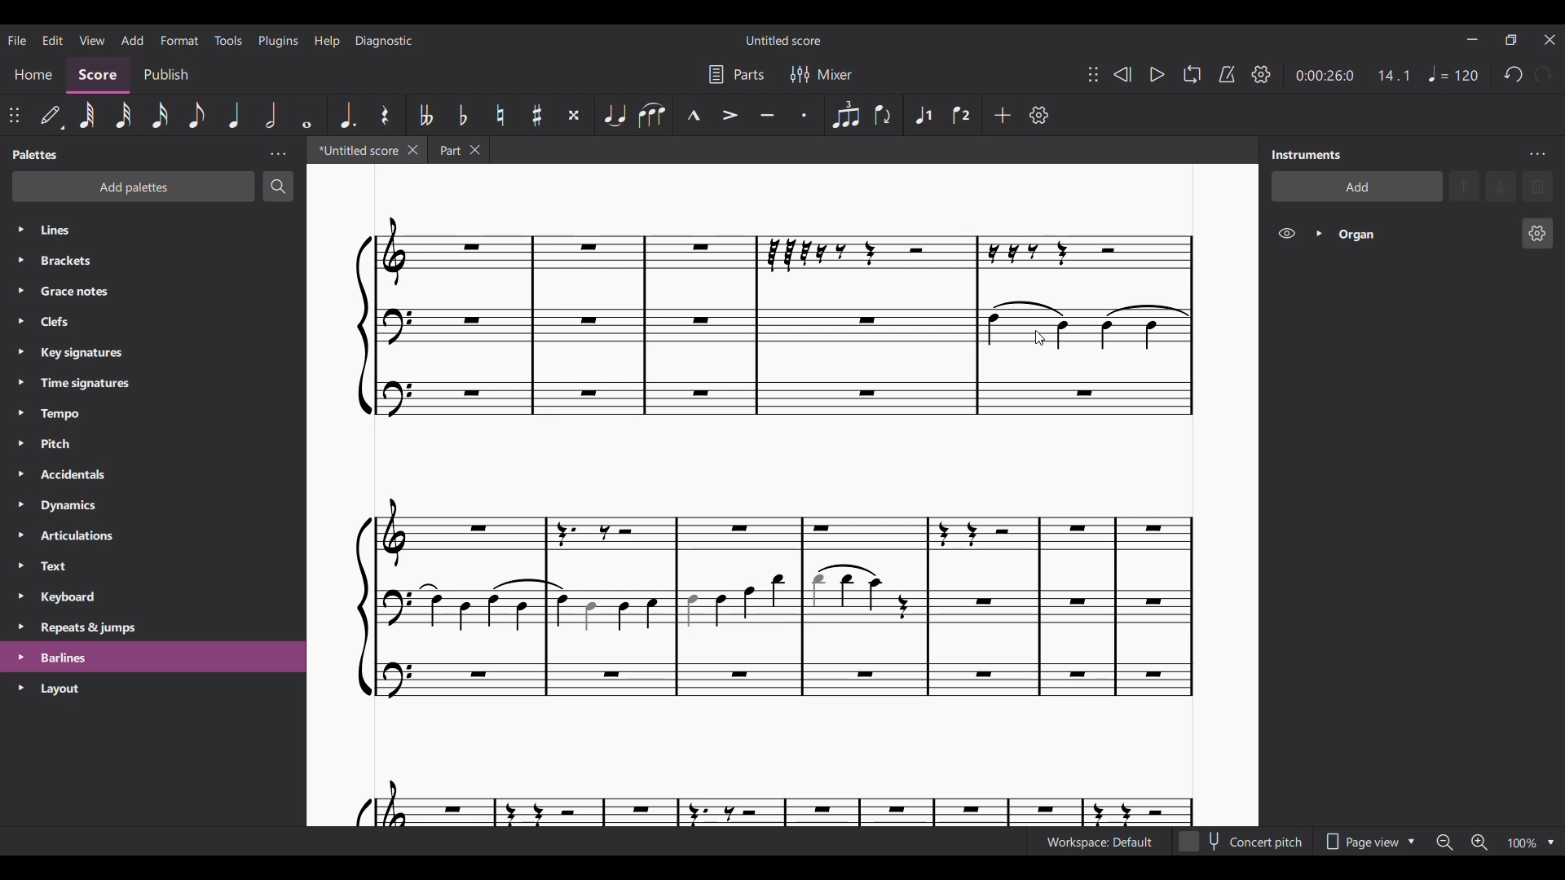 The image size is (1565, 880). Describe the element at coordinates (1092, 74) in the screenshot. I see `Change position of toolbar attached` at that location.